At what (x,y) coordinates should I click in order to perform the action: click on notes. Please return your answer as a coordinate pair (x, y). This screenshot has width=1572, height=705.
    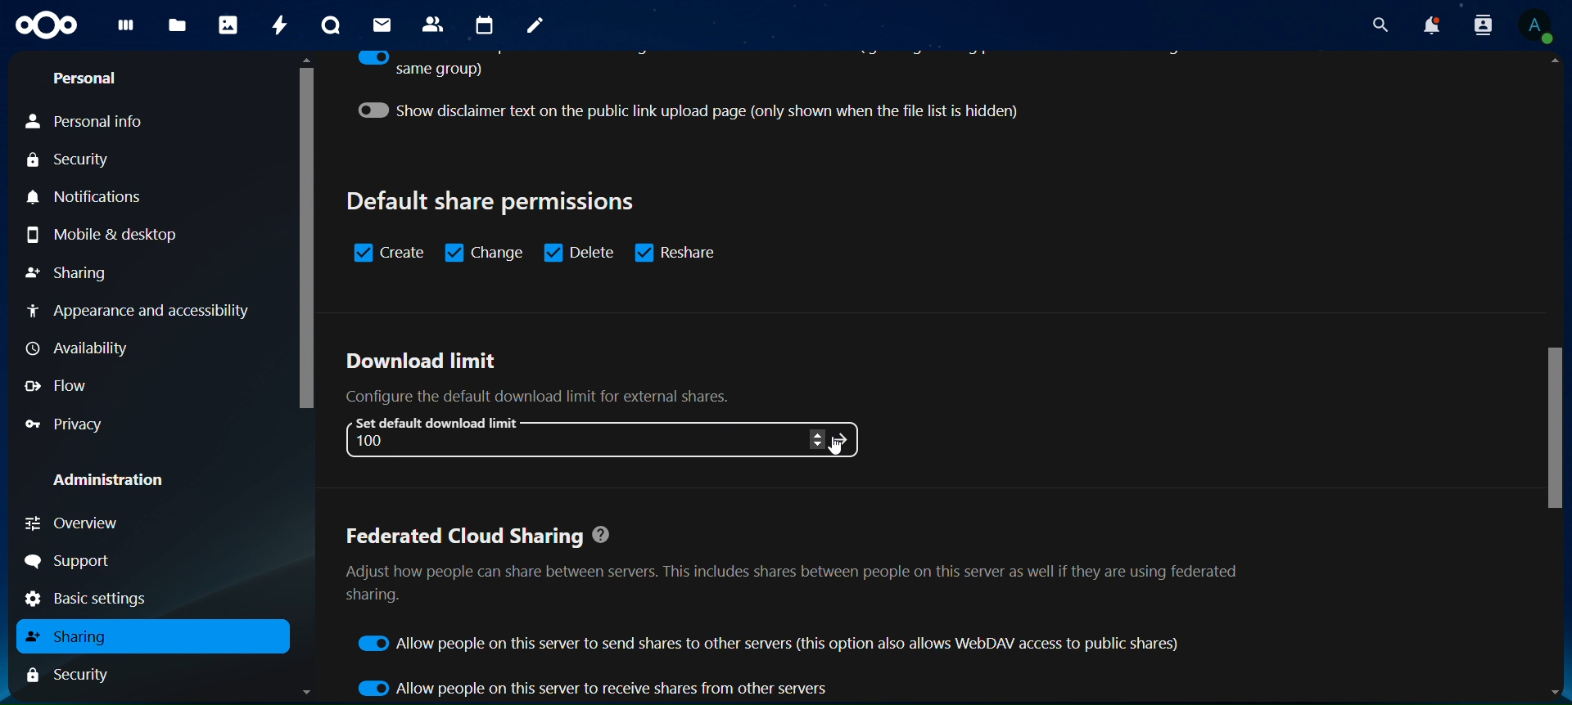
    Looking at the image, I should click on (536, 28).